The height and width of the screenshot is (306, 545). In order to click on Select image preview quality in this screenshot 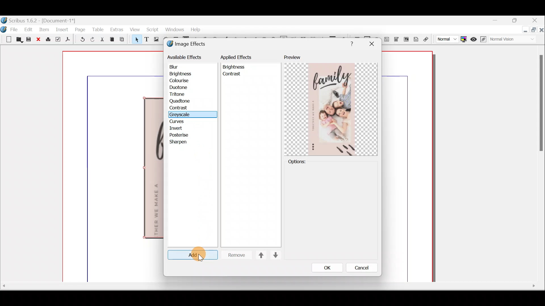, I will do `click(445, 40)`.